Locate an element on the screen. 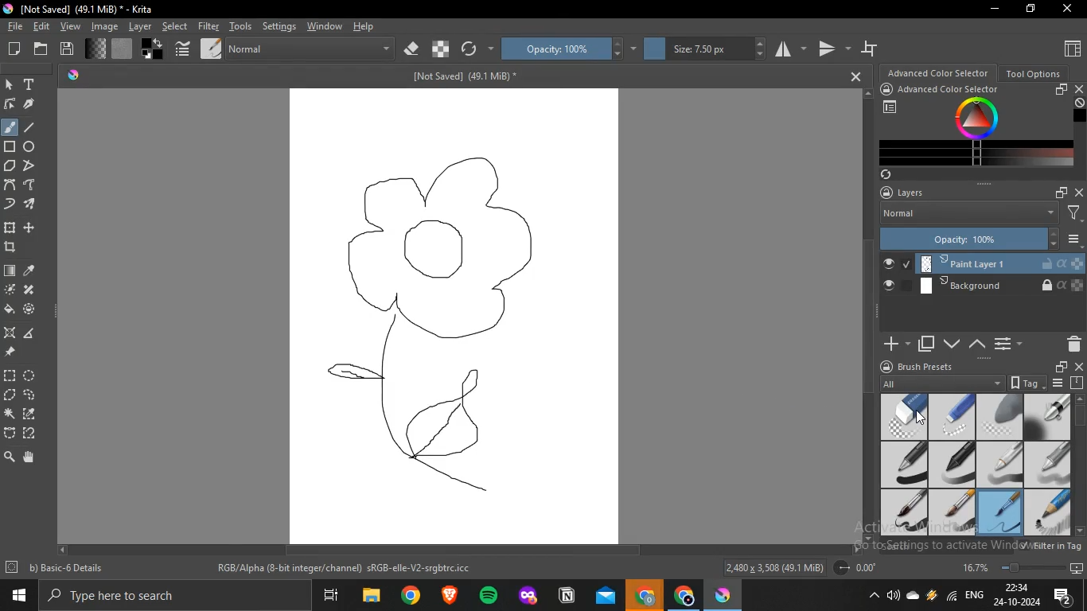 The width and height of the screenshot is (1087, 611). tag is located at coordinates (1025, 383).